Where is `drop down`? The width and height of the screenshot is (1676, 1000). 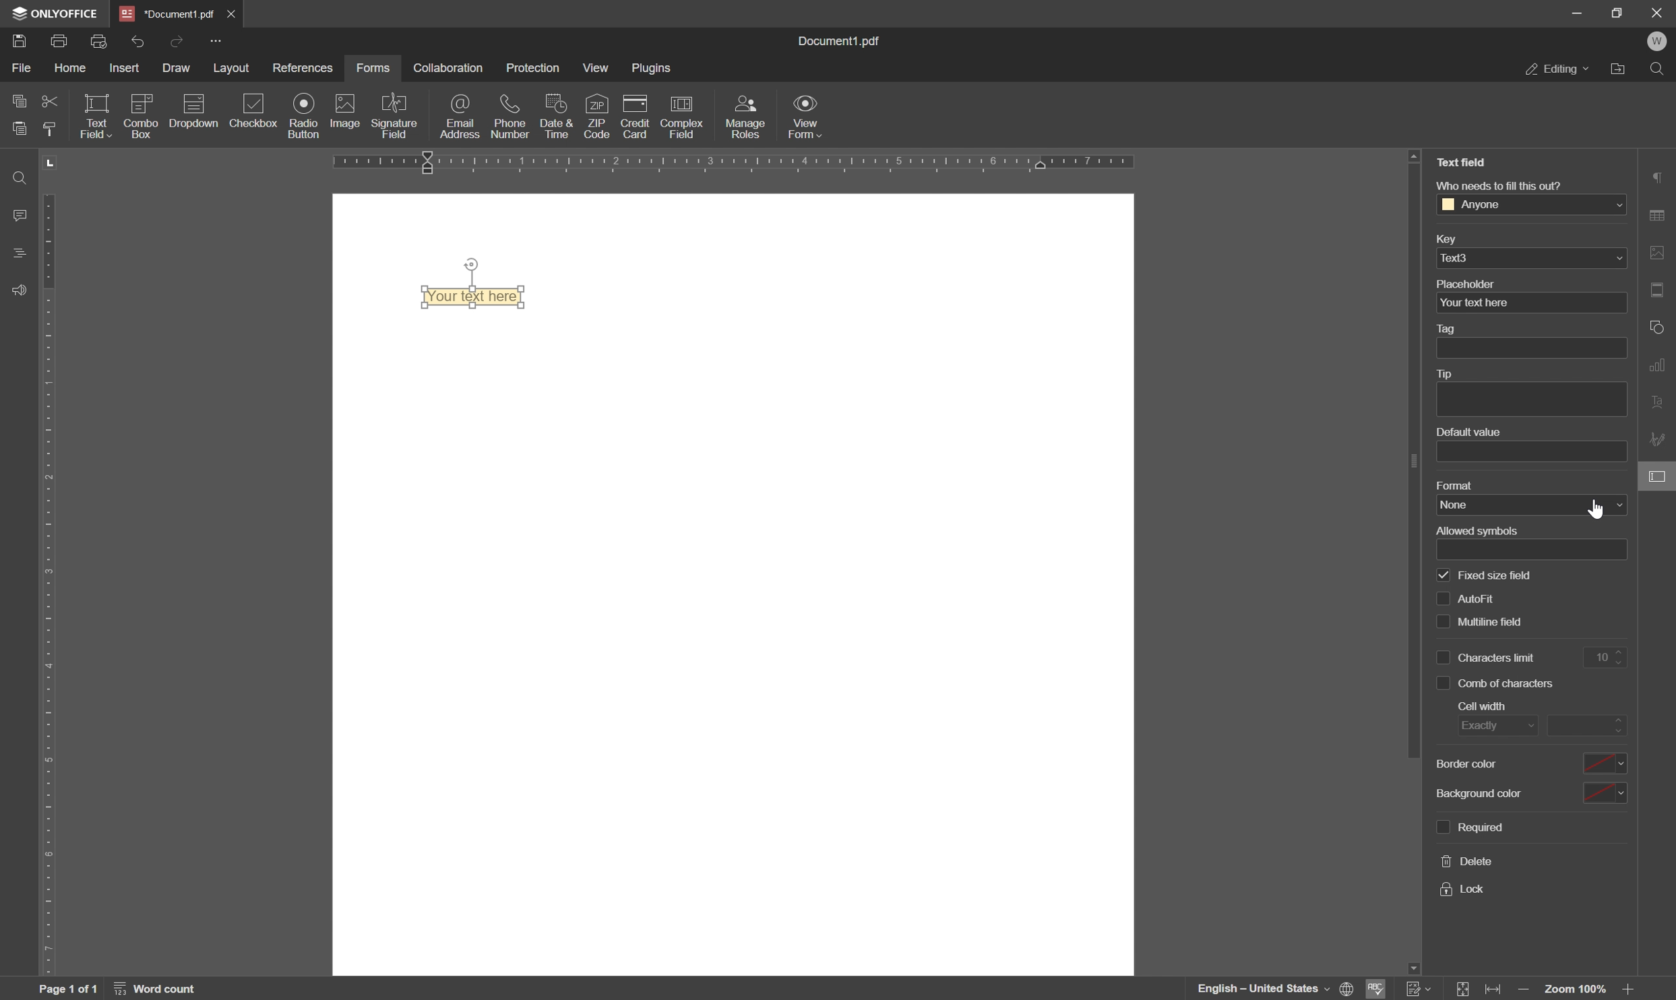 drop down is located at coordinates (1619, 259).